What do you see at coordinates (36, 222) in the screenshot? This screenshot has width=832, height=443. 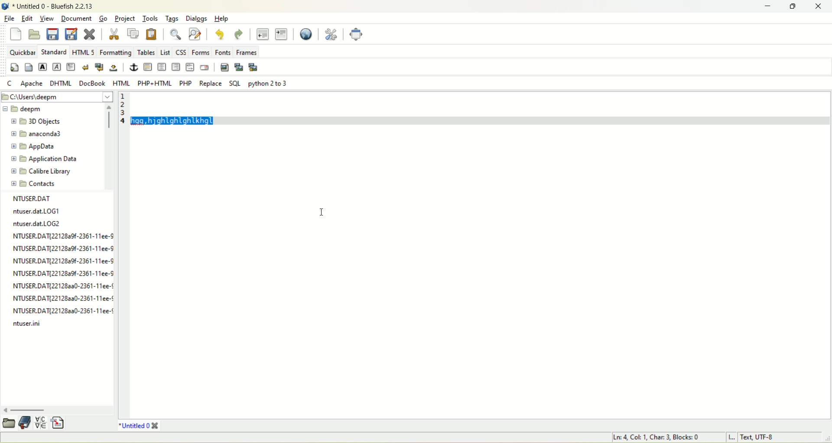 I see `ntuser.dat.LOG2` at bounding box center [36, 222].